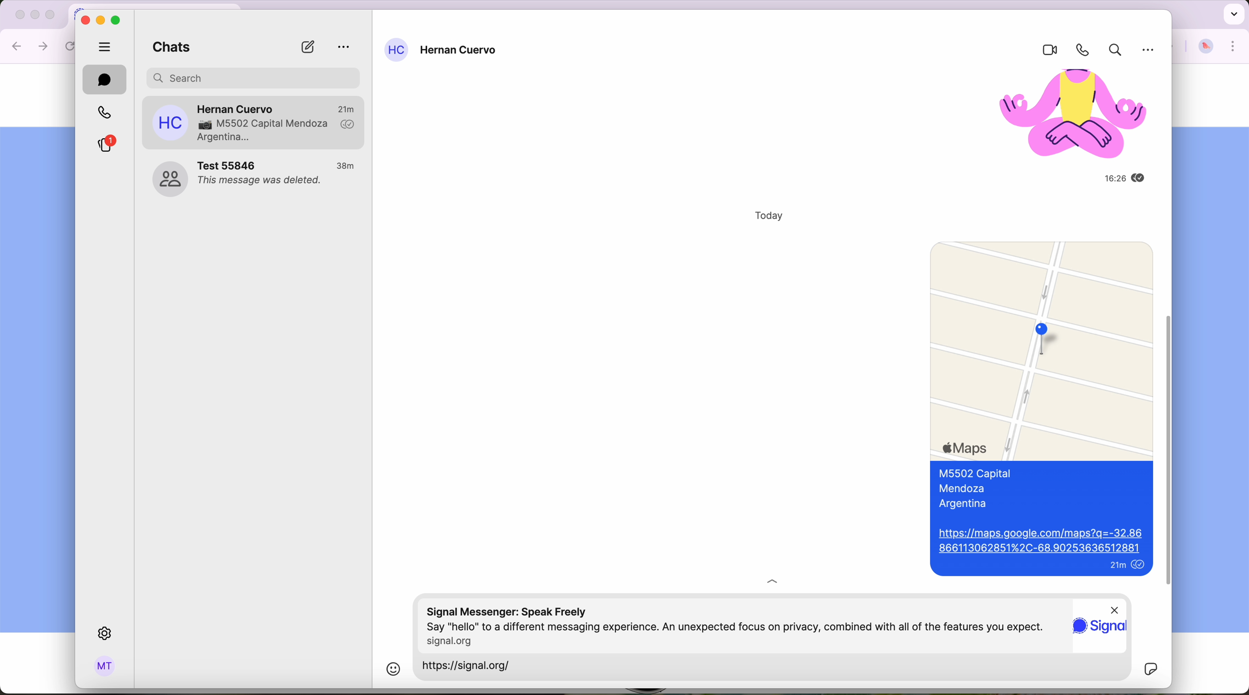 This screenshot has height=695, width=1249. I want to click on seen, so click(1141, 565).